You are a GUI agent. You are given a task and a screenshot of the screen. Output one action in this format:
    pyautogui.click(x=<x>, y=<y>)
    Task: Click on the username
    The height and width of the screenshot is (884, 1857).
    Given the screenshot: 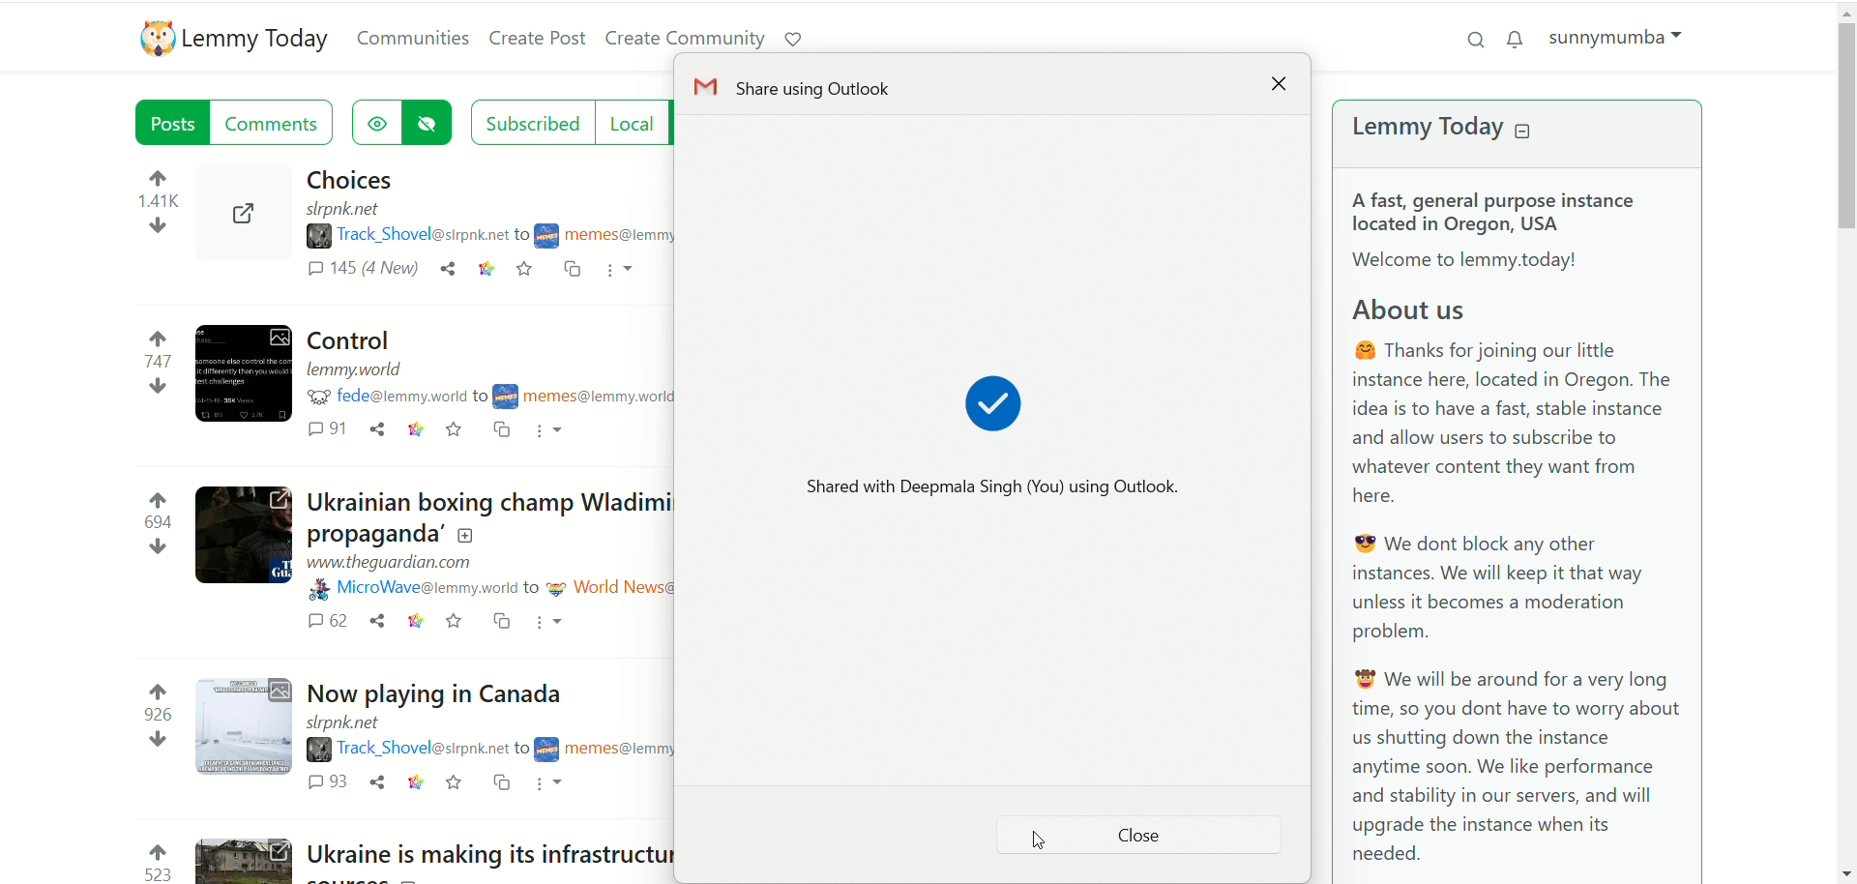 What is the action you would take?
    pyautogui.click(x=391, y=398)
    